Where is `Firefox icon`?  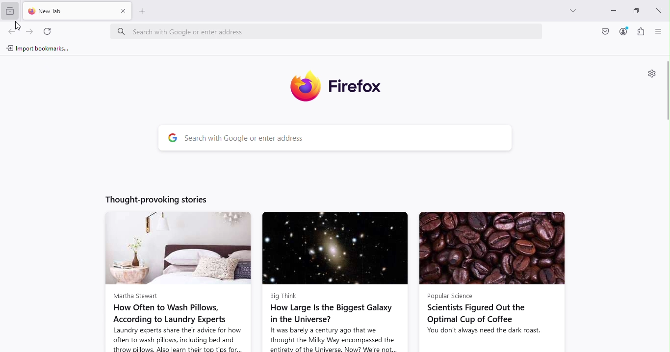 Firefox icon is located at coordinates (353, 84).